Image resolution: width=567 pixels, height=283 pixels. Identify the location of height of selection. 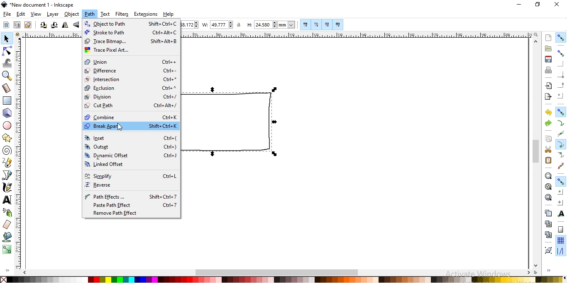
(270, 24).